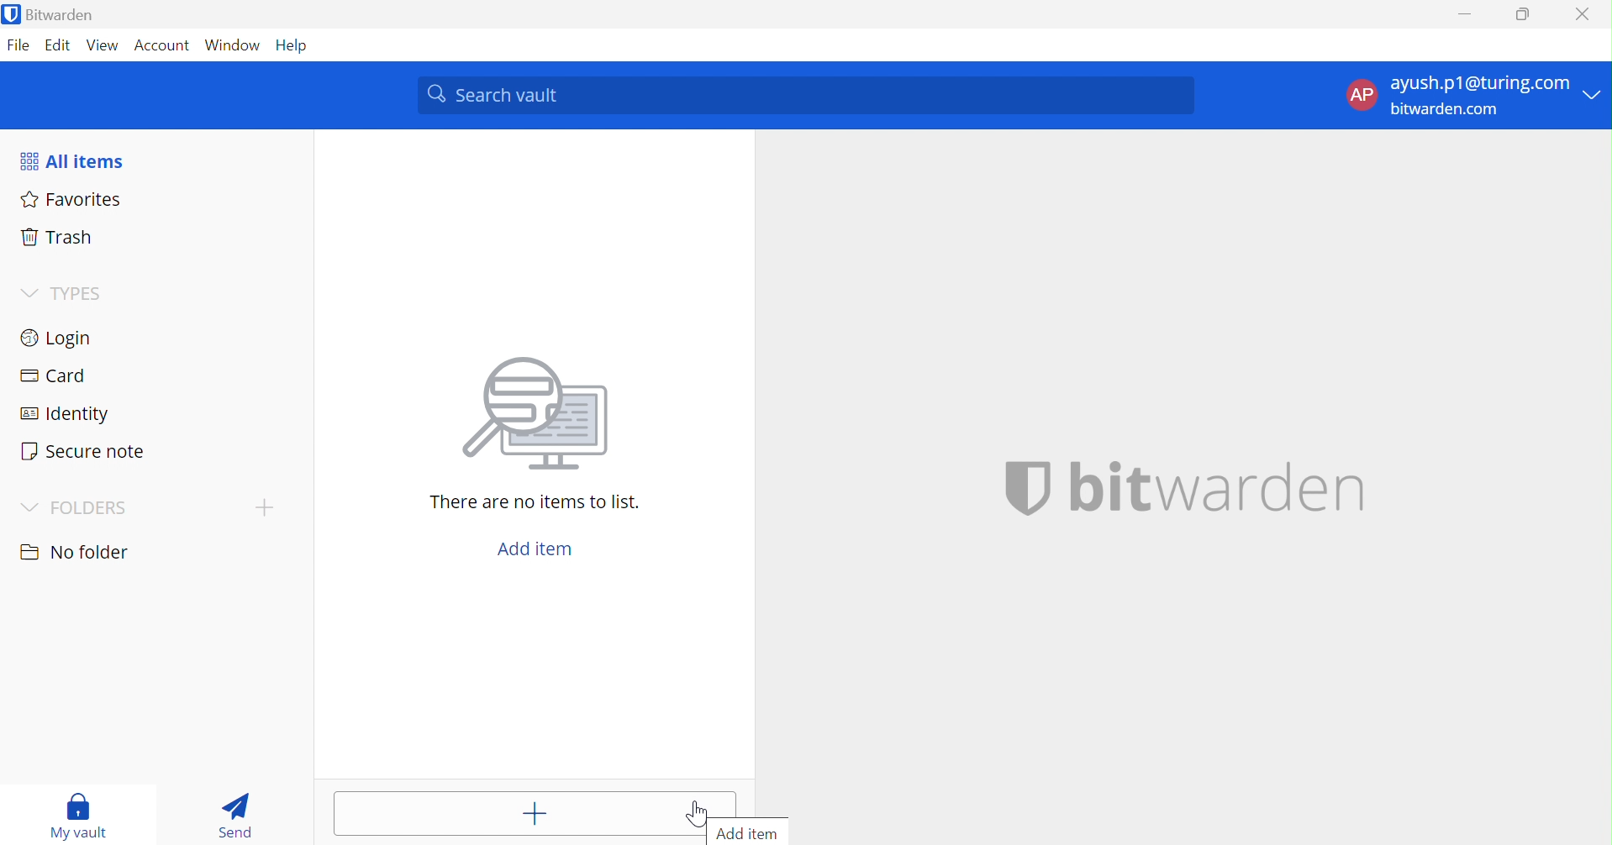 The width and height of the screenshot is (1612, 845). I want to click on Login, so click(60, 337).